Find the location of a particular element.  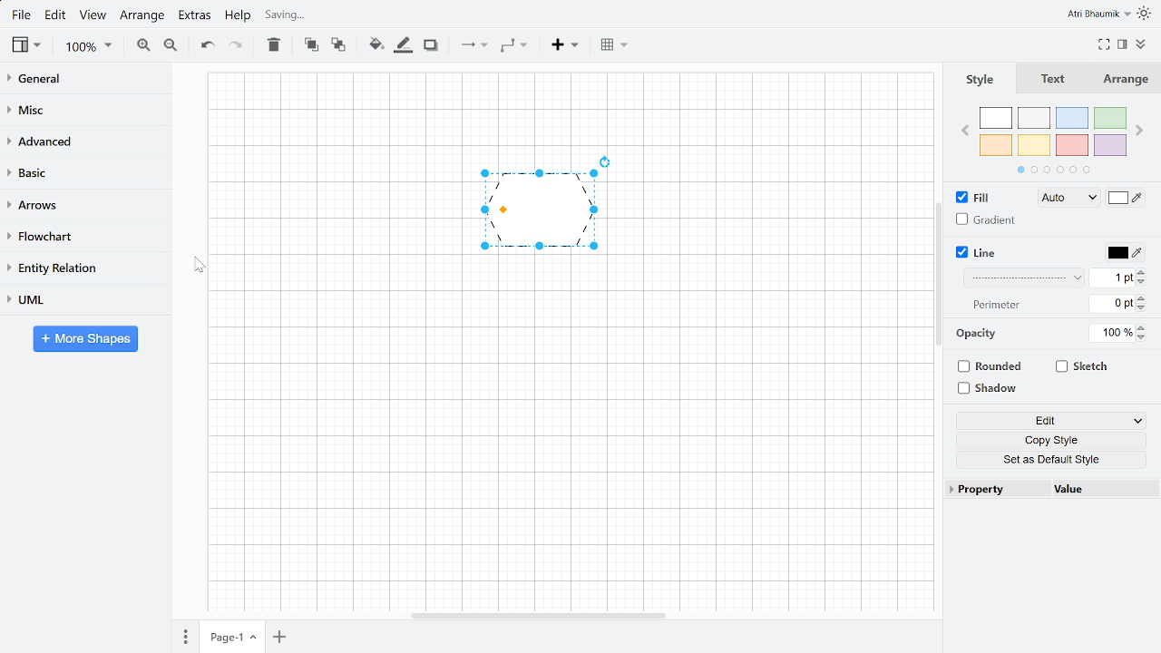

Connection is located at coordinates (471, 48).